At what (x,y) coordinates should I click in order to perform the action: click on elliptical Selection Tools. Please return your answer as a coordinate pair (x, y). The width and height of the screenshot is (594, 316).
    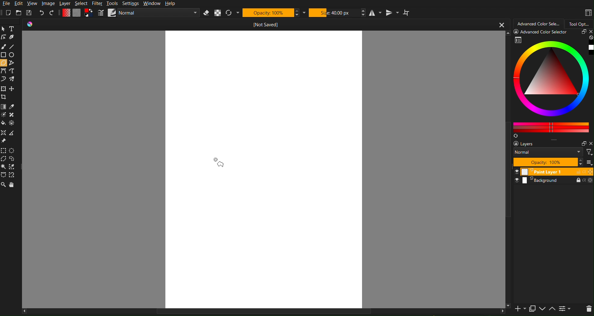
    Looking at the image, I should click on (13, 150).